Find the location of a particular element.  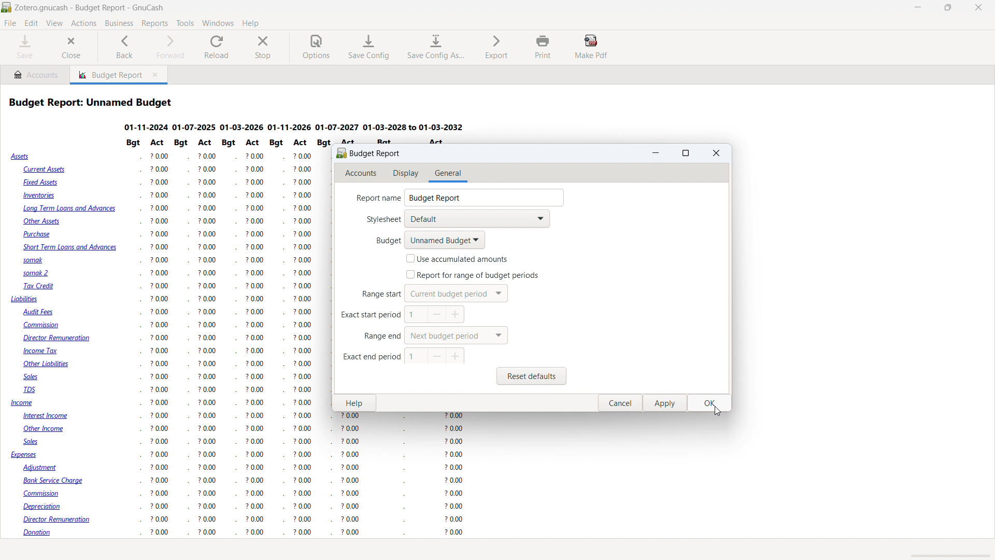

Assets is located at coordinates (21, 157).